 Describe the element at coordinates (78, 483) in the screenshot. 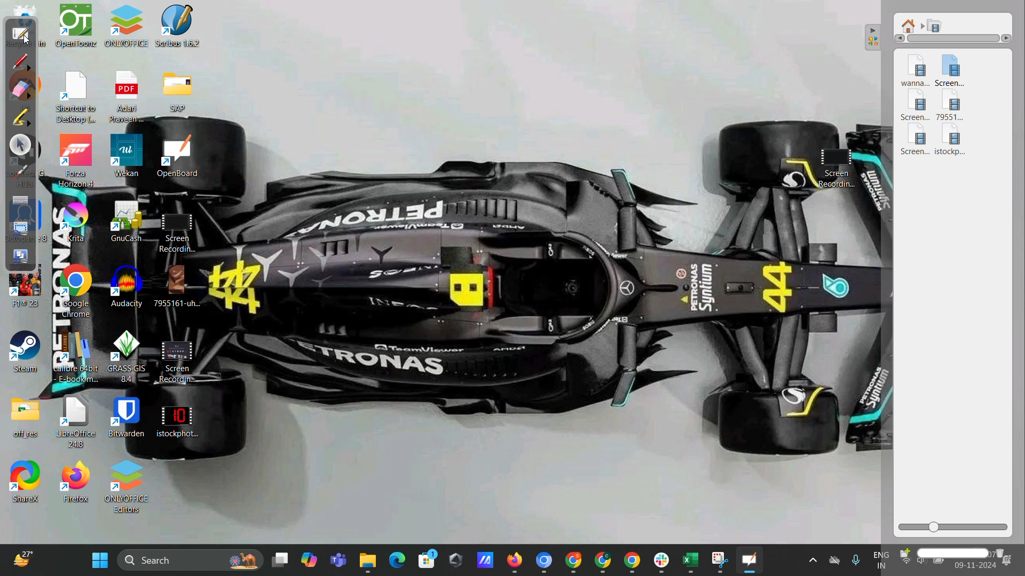

I see `Firefox` at that location.